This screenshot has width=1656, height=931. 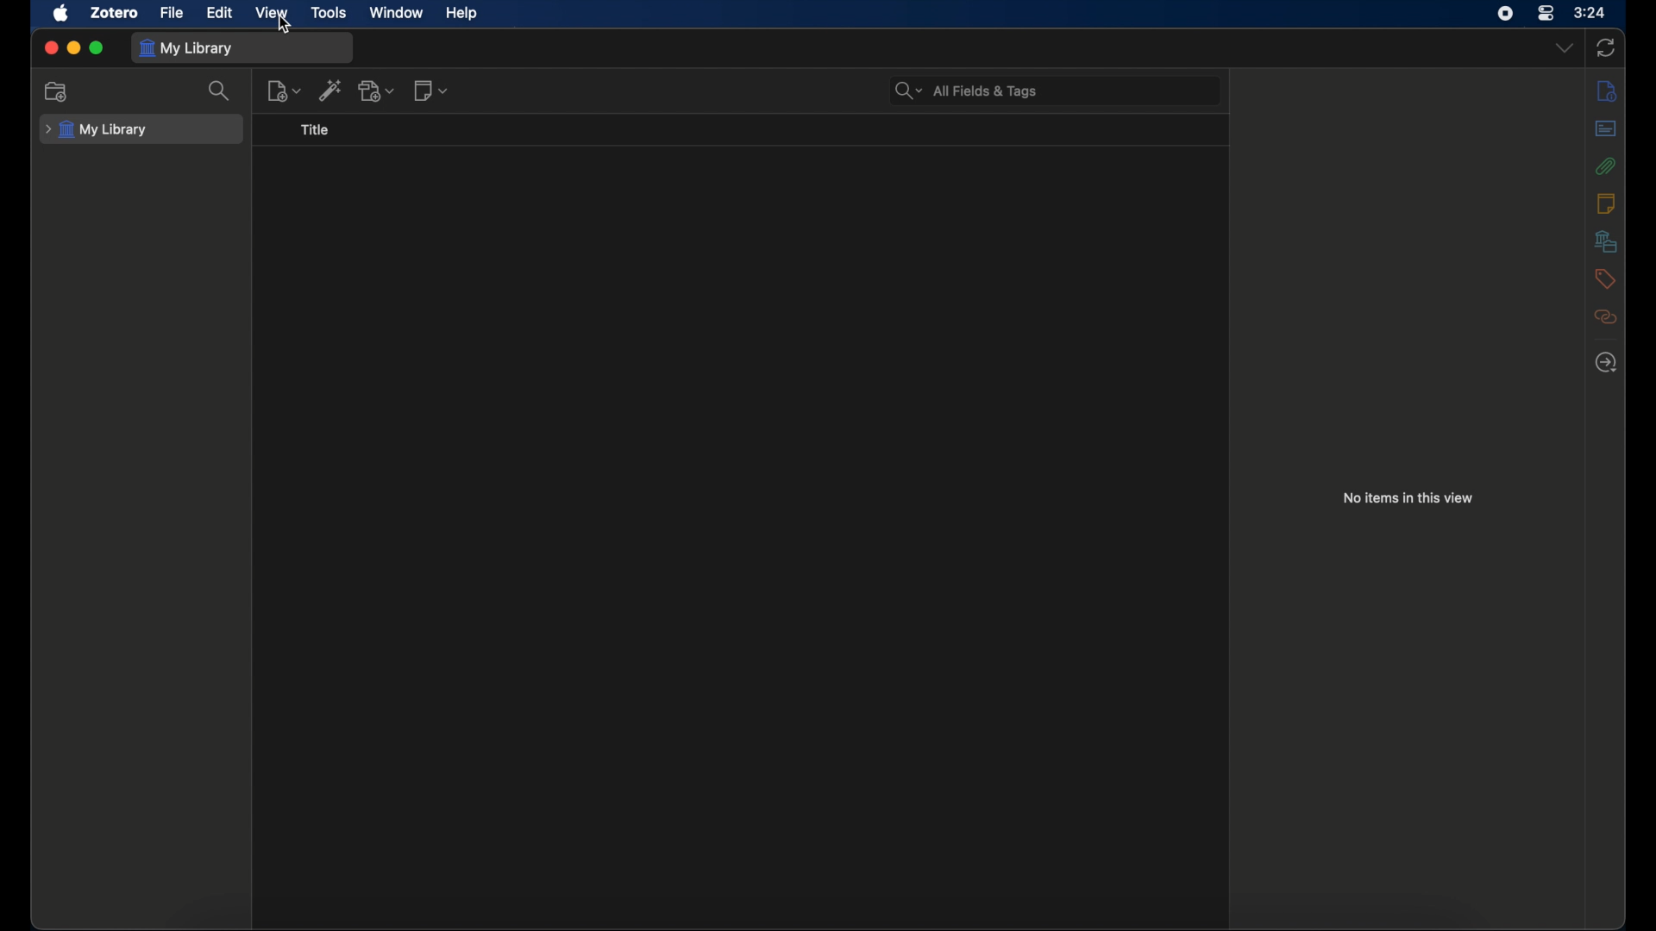 I want to click on maximize, so click(x=98, y=48).